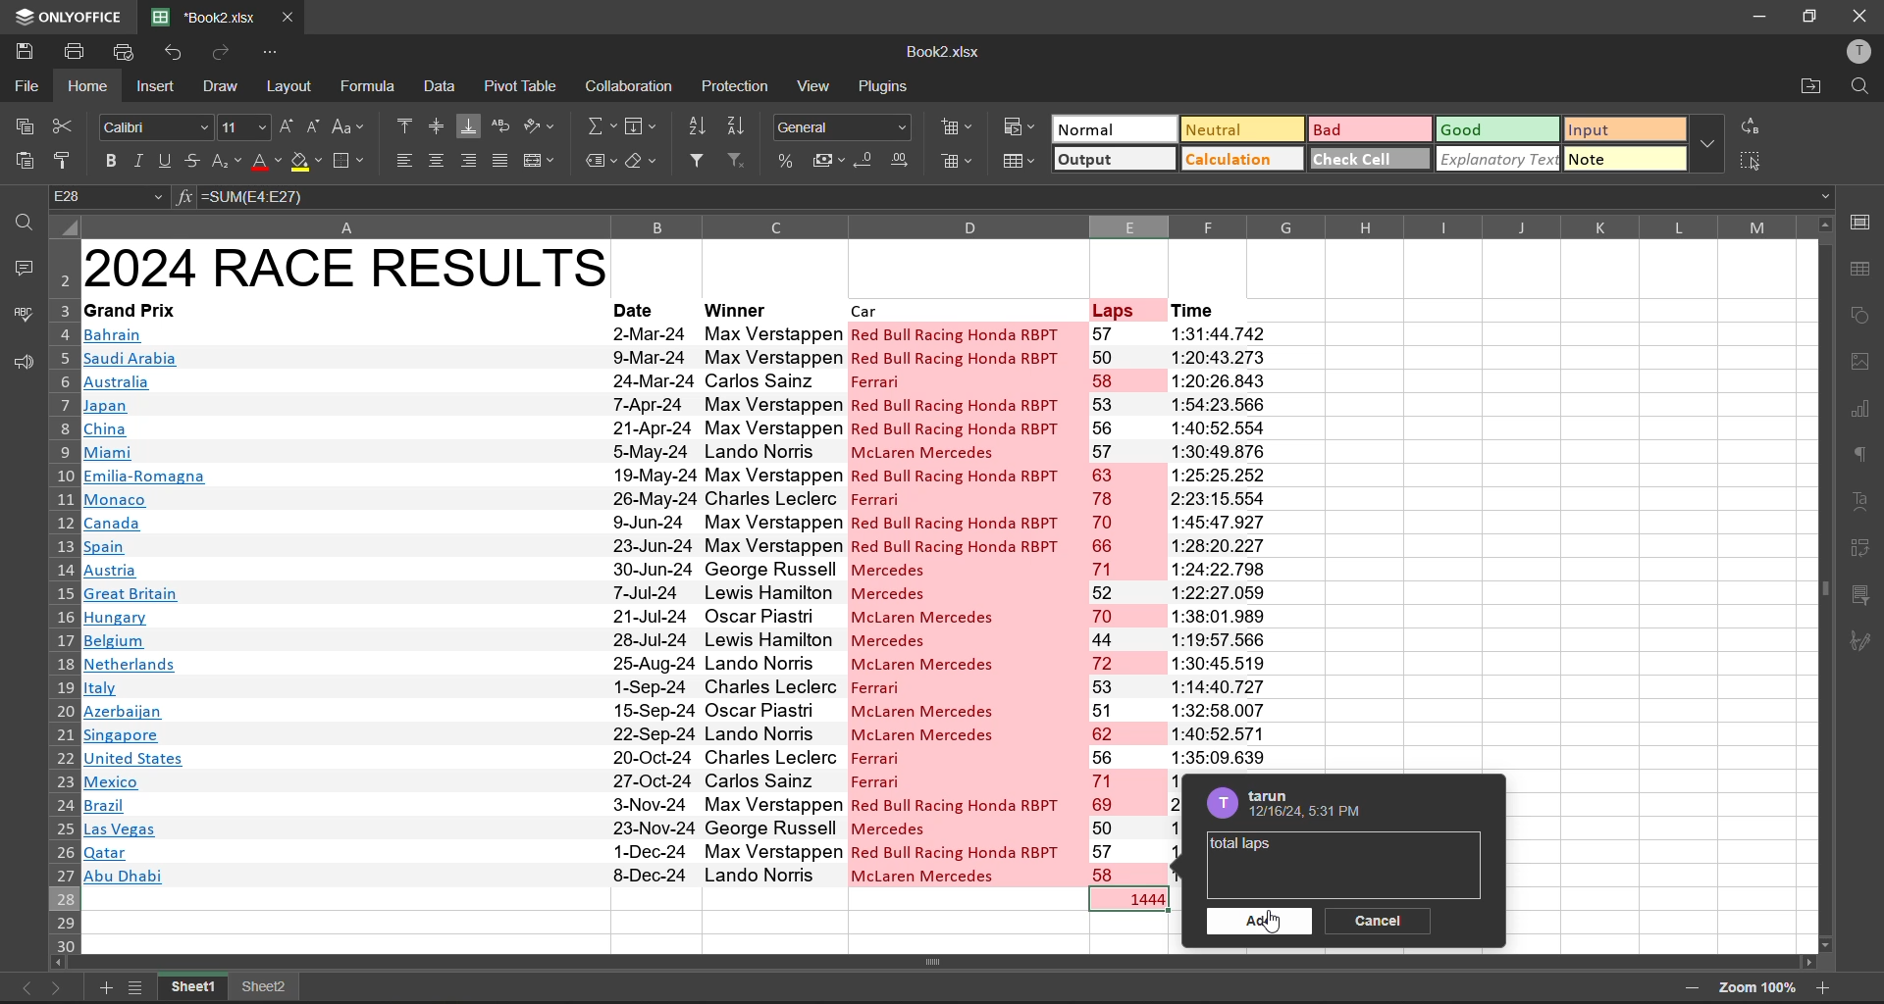 Image resolution: width=1884 pixels, height=1004 pixels. What do you see at coordinates (947, 53) in the screenshot?
I see `filename` at bounding box center [947, 53].